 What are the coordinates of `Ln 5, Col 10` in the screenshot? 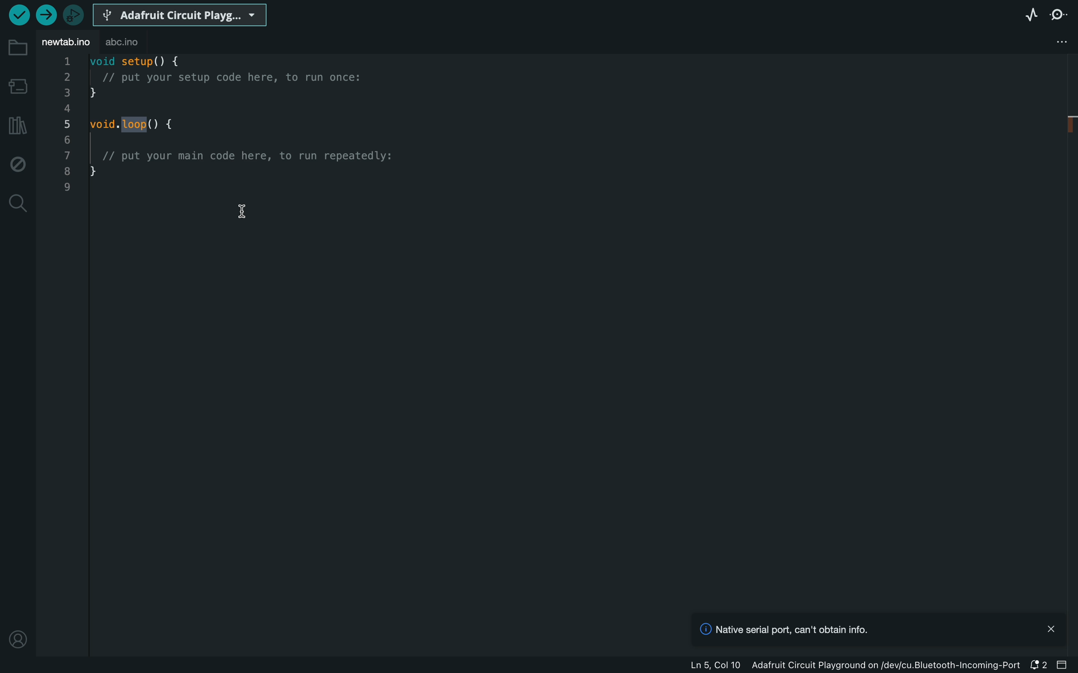 It's located at (718, 666).